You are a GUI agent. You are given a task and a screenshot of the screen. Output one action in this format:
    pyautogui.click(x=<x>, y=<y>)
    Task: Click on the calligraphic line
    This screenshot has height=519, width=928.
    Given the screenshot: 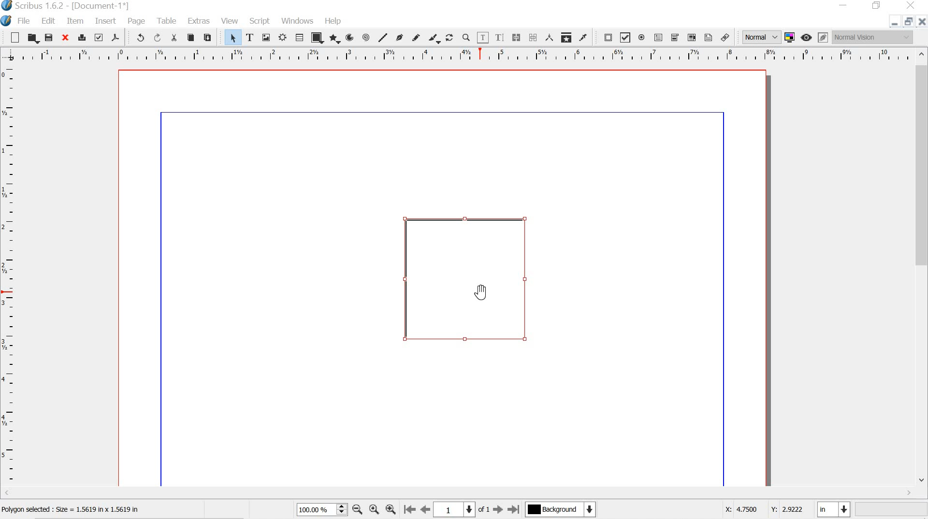 What is the action you would take?
    pyautogui.click(x=435, y=37)
    